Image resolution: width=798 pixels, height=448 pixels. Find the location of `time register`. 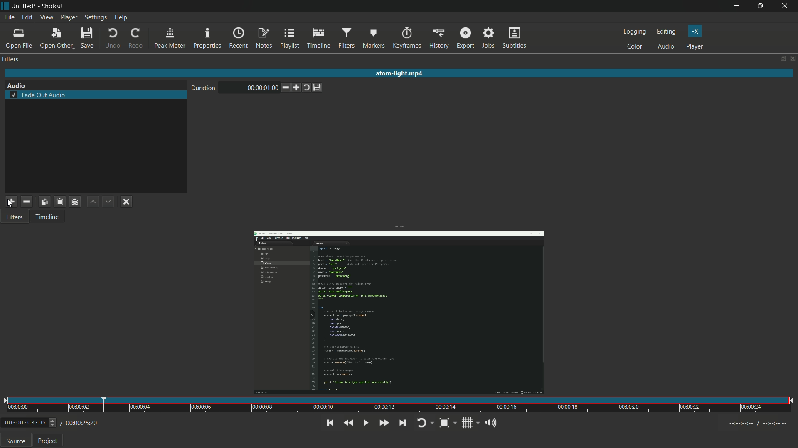

time register is located at coordinates (759, 424).